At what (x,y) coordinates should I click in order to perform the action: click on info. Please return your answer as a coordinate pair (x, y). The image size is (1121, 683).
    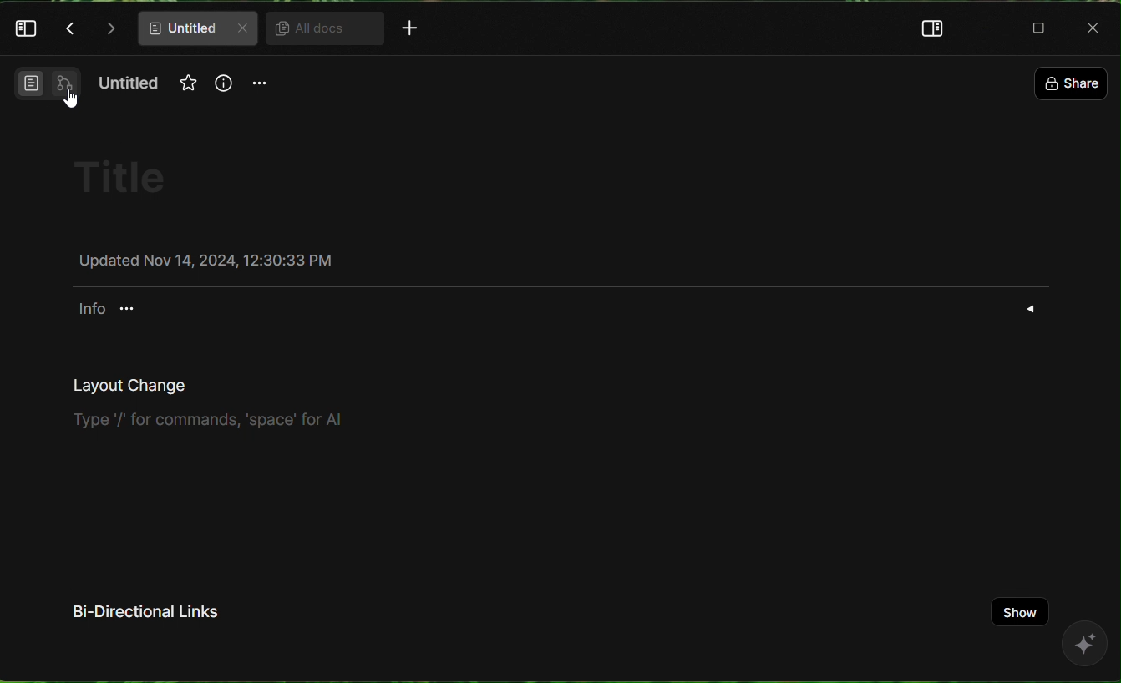
    Looking at the image, I should click on (222, 91).